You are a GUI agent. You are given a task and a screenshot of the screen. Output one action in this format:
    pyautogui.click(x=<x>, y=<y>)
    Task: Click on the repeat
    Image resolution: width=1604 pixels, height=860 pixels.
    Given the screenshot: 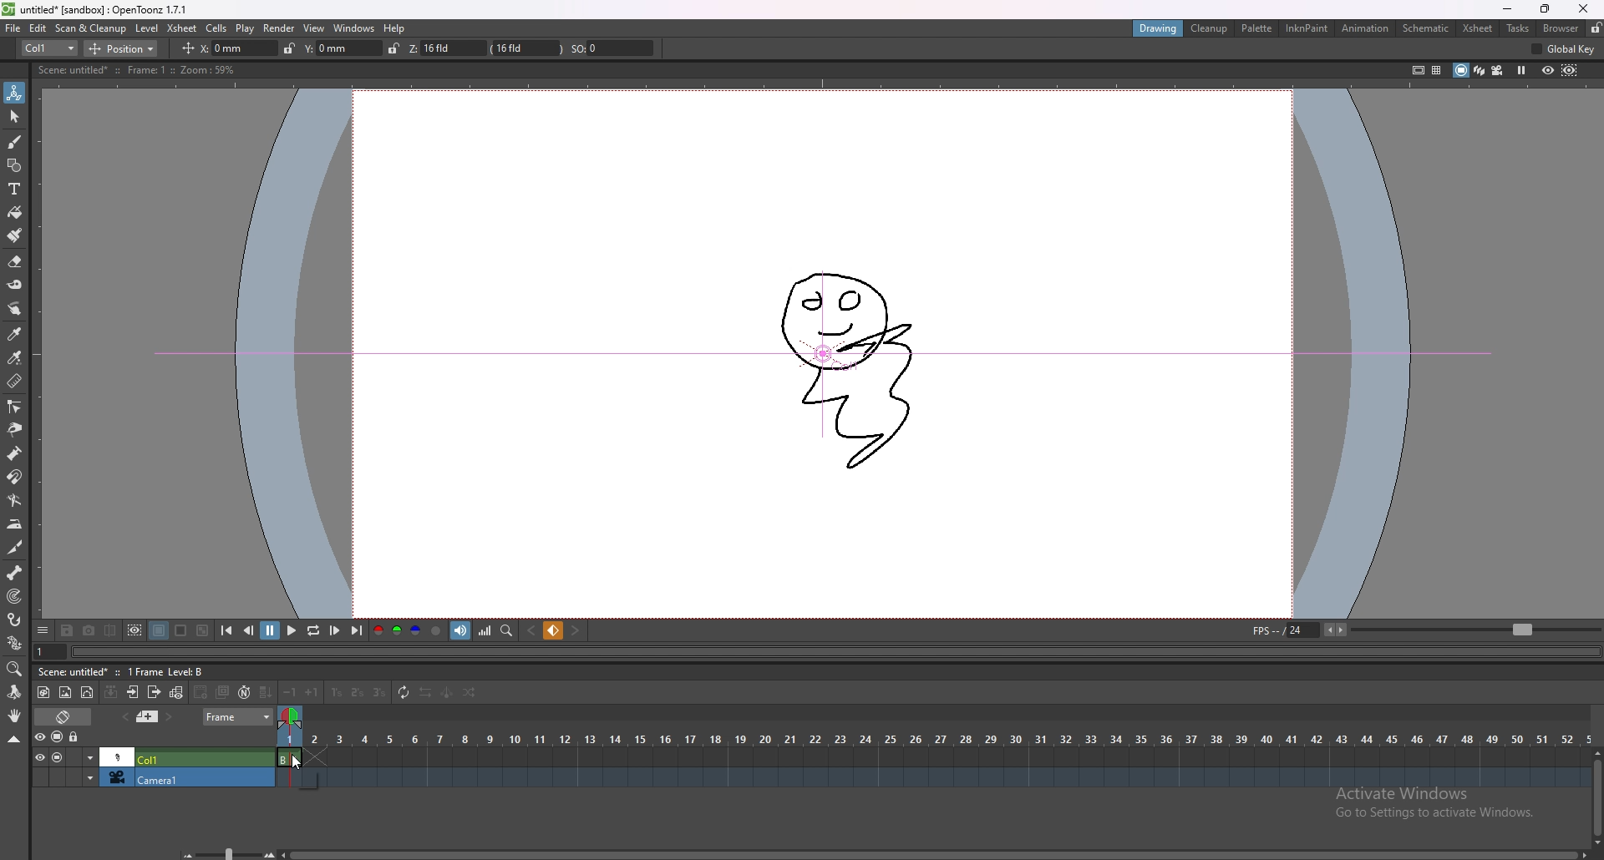 What is the action you would take?
    pyautogui.click(x=402, y=694)
    